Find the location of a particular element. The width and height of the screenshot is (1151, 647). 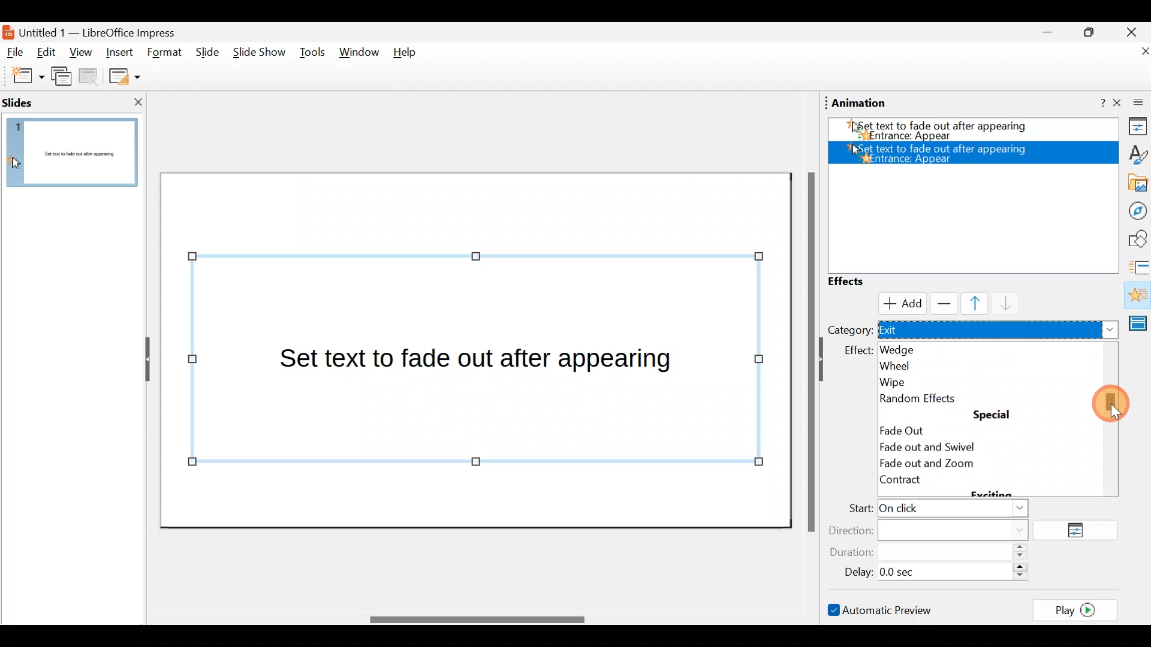

Appear effect added is located at coordinates (968, 132).